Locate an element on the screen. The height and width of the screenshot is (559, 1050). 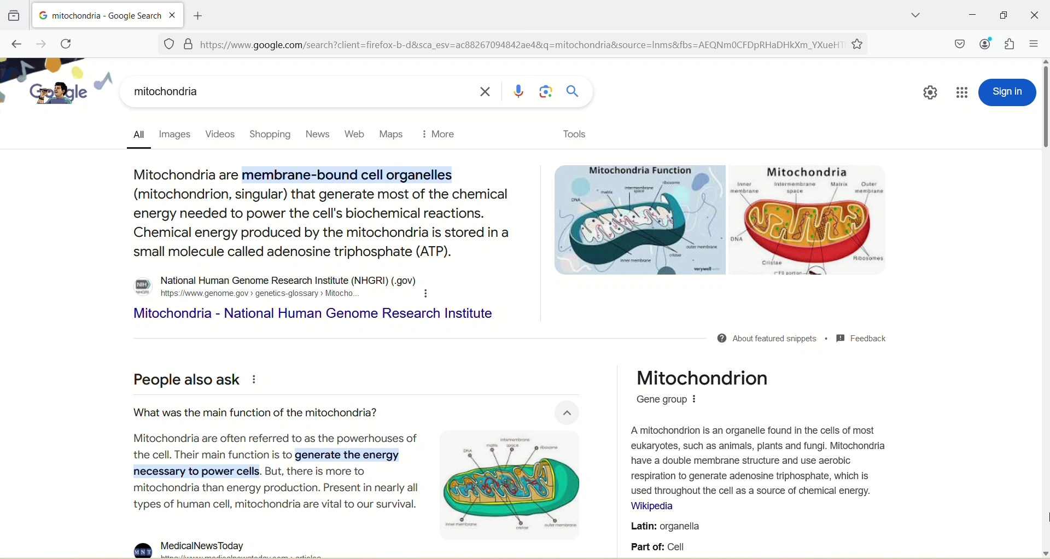
minimize is located at coordinates (970, 15).